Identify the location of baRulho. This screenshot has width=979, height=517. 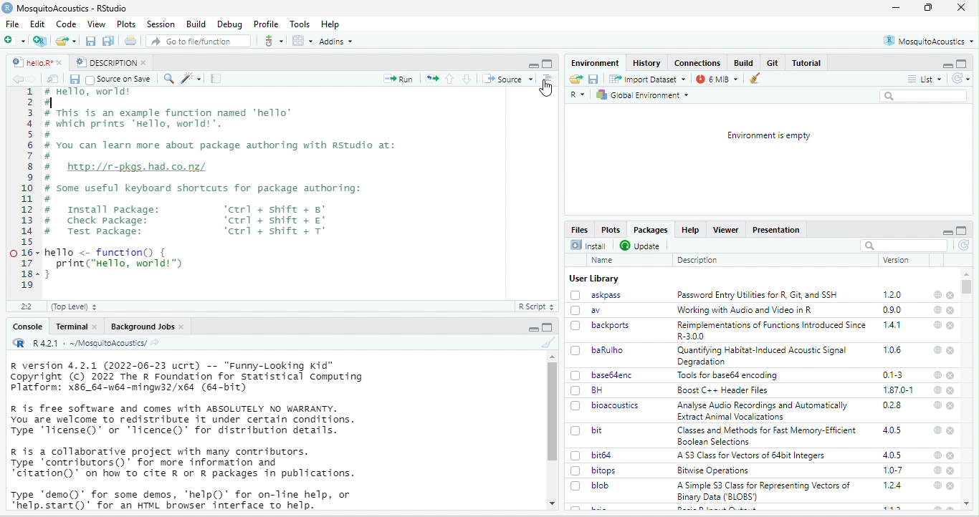
(596, 349).